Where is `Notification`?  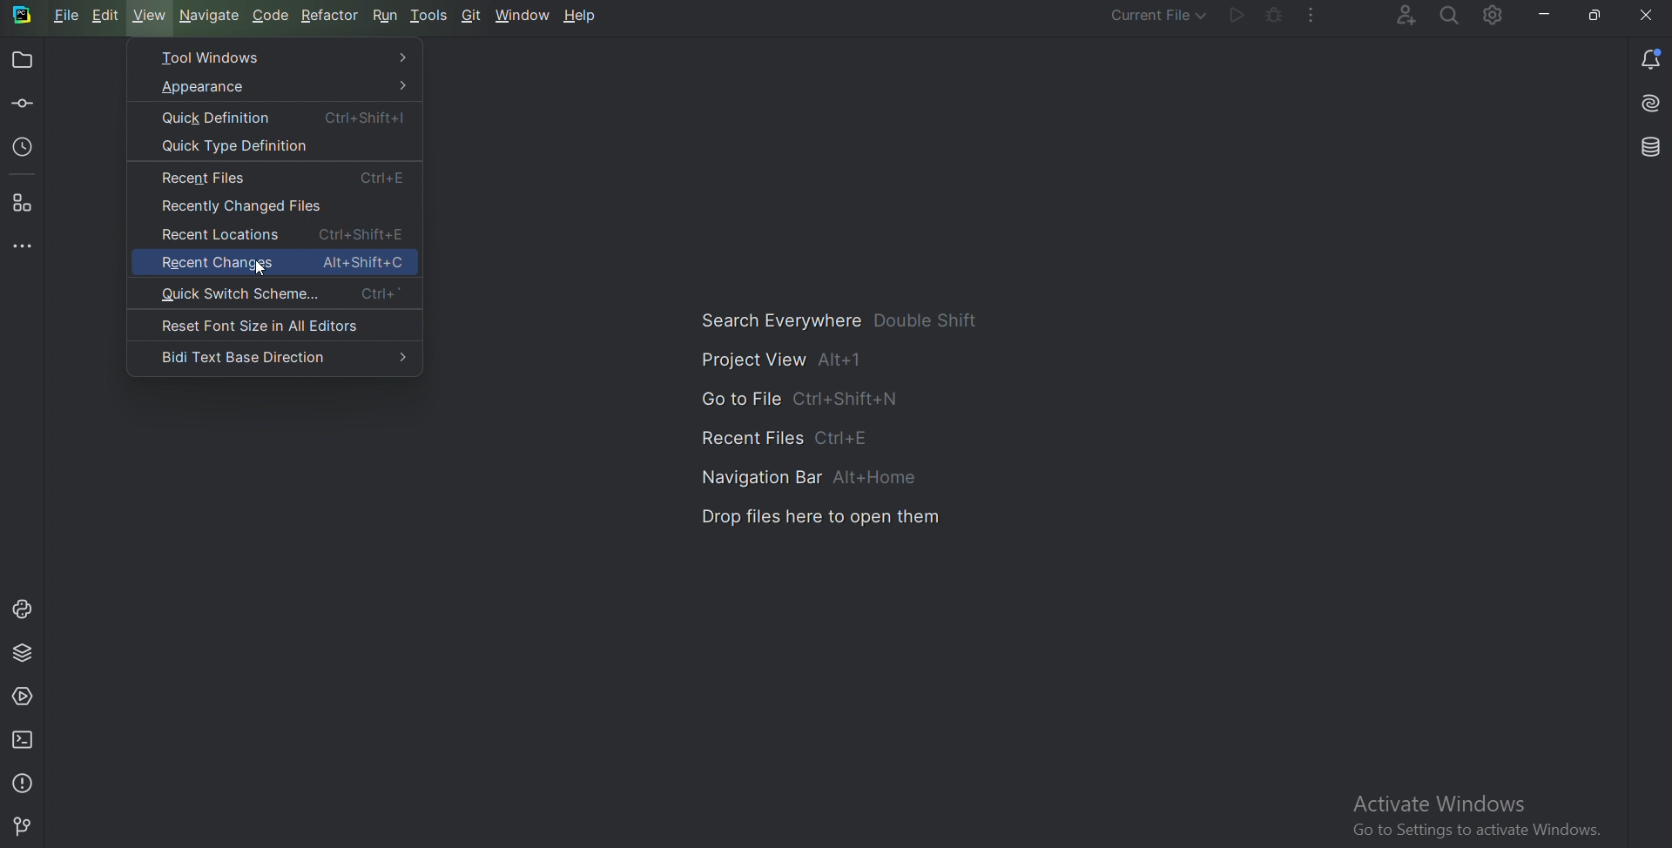 Notification is located at coordinates (1647, 59).